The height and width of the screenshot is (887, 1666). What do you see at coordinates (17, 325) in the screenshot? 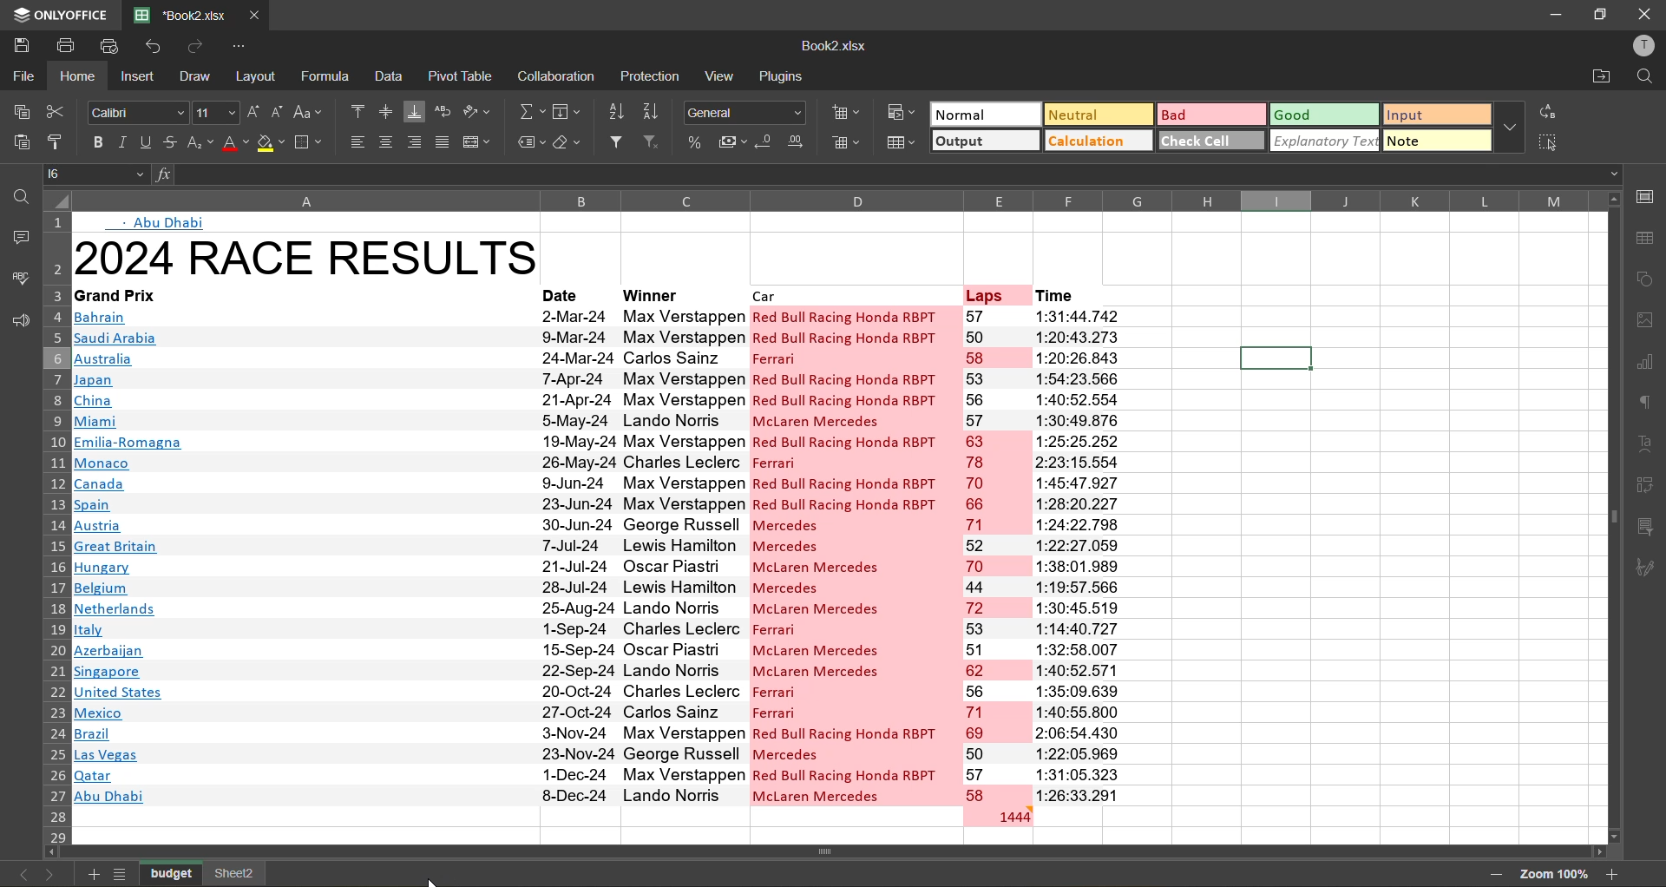
I see `feedback` at bounding box center [17, 325].